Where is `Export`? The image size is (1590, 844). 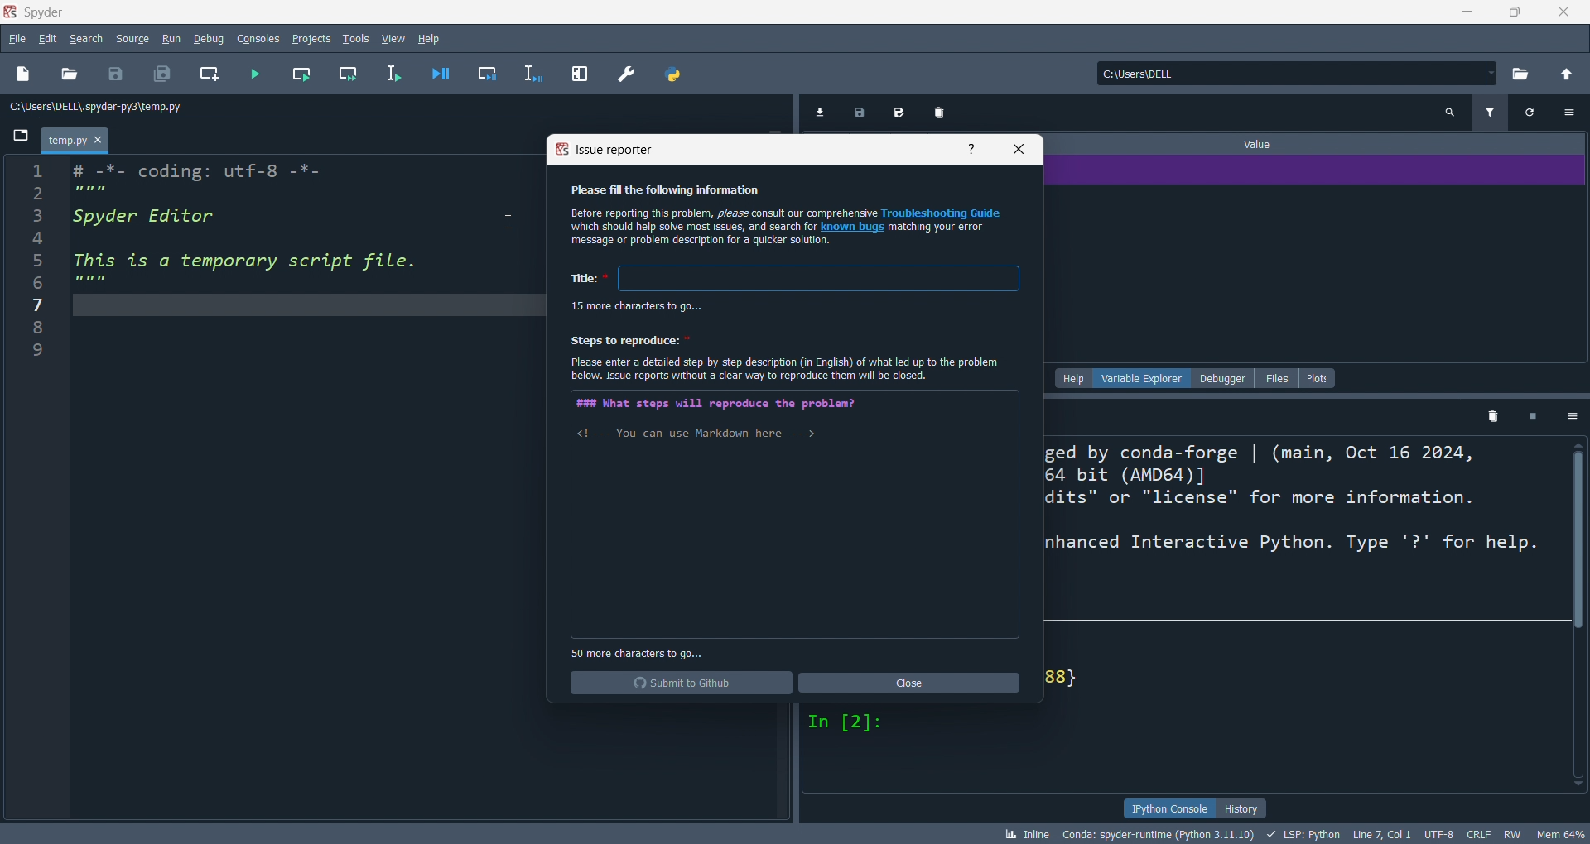 Export is located at coordinates (859, 113).